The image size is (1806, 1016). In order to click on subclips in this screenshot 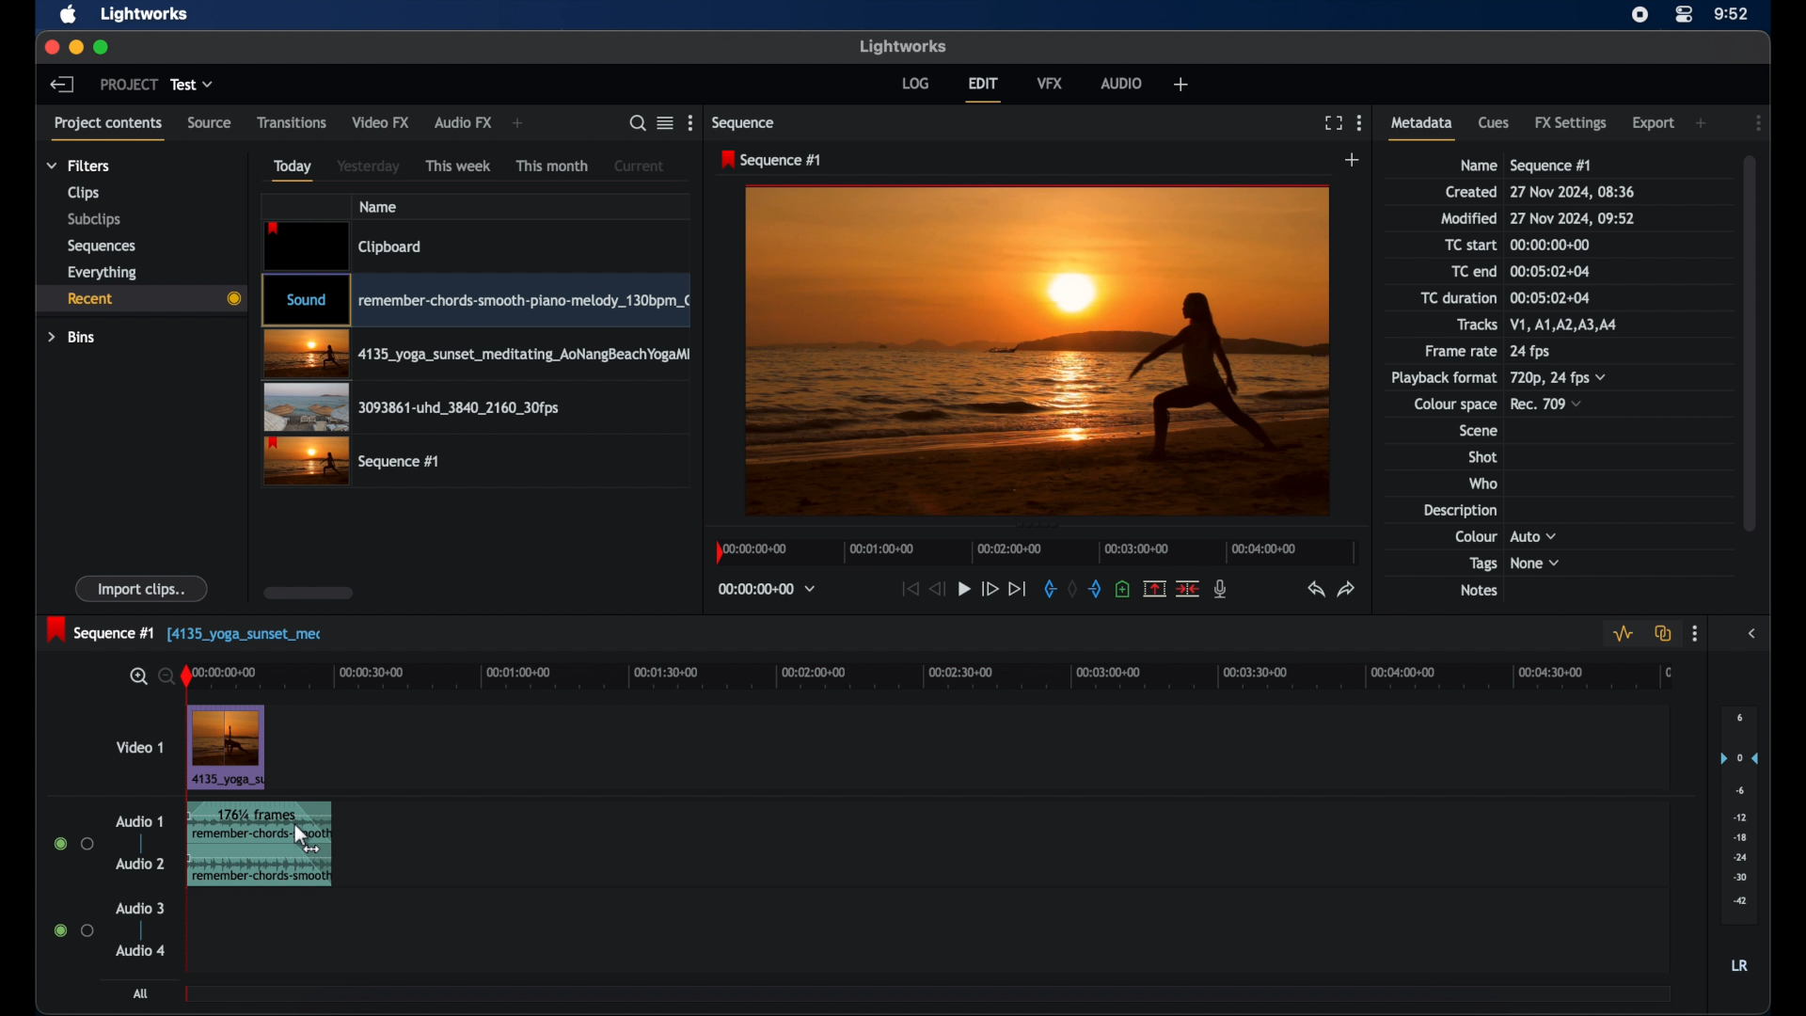, I will do `click(94, 221)`.